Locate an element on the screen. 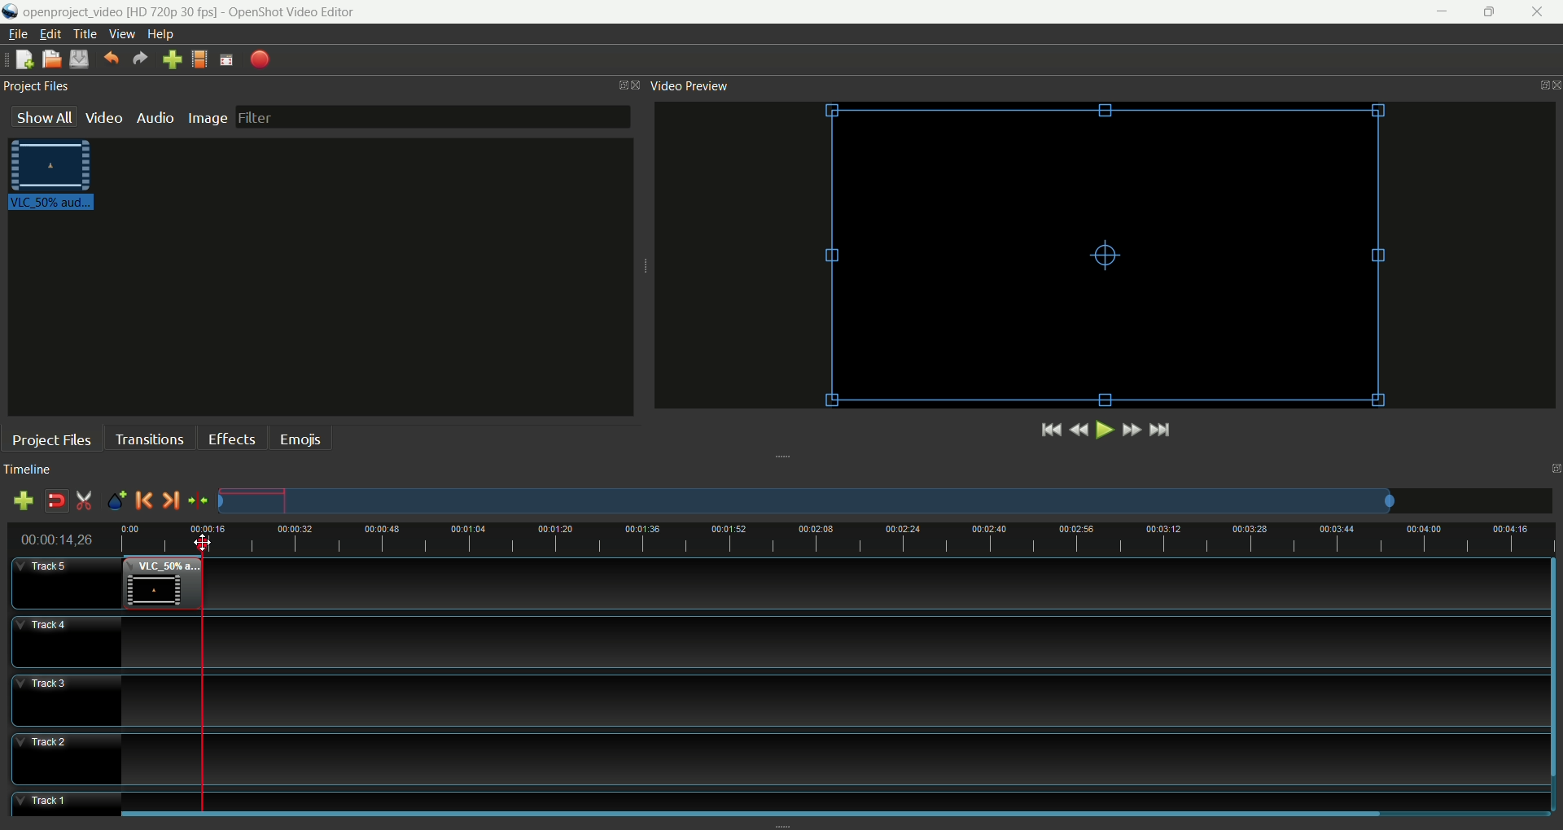  add track is located at coordinates (27, 501).